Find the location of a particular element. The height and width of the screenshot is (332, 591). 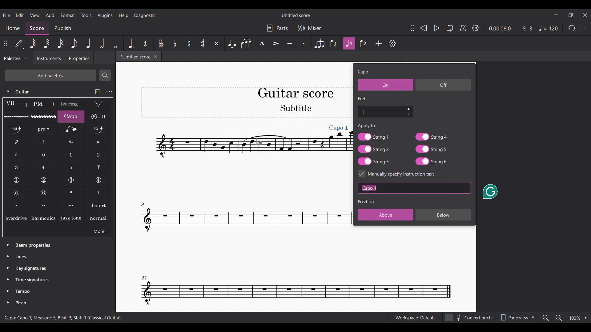

16th note is located at coordinates (60, 43).